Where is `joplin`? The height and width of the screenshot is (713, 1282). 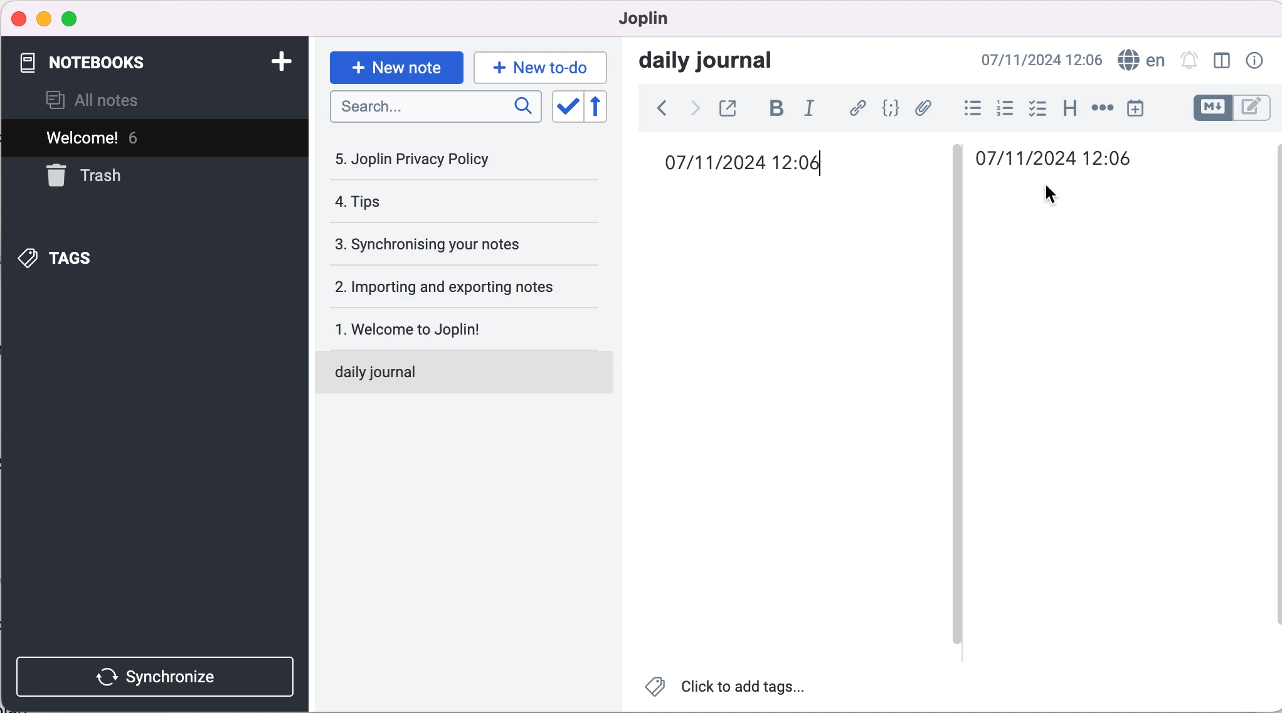 joplin is located at coordinates (662, 20).